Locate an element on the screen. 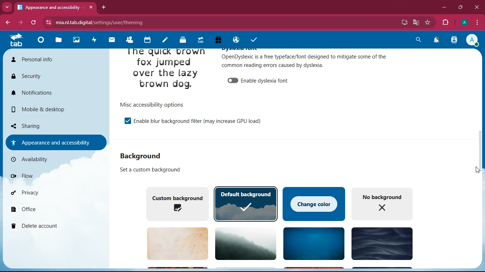 This screenshot has width=485, height=272. options is located at coordinates (151, 104).